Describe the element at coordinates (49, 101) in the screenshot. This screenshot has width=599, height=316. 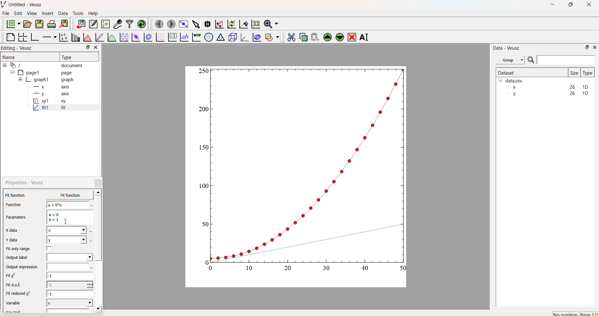
I see `x1 xy` at that location.